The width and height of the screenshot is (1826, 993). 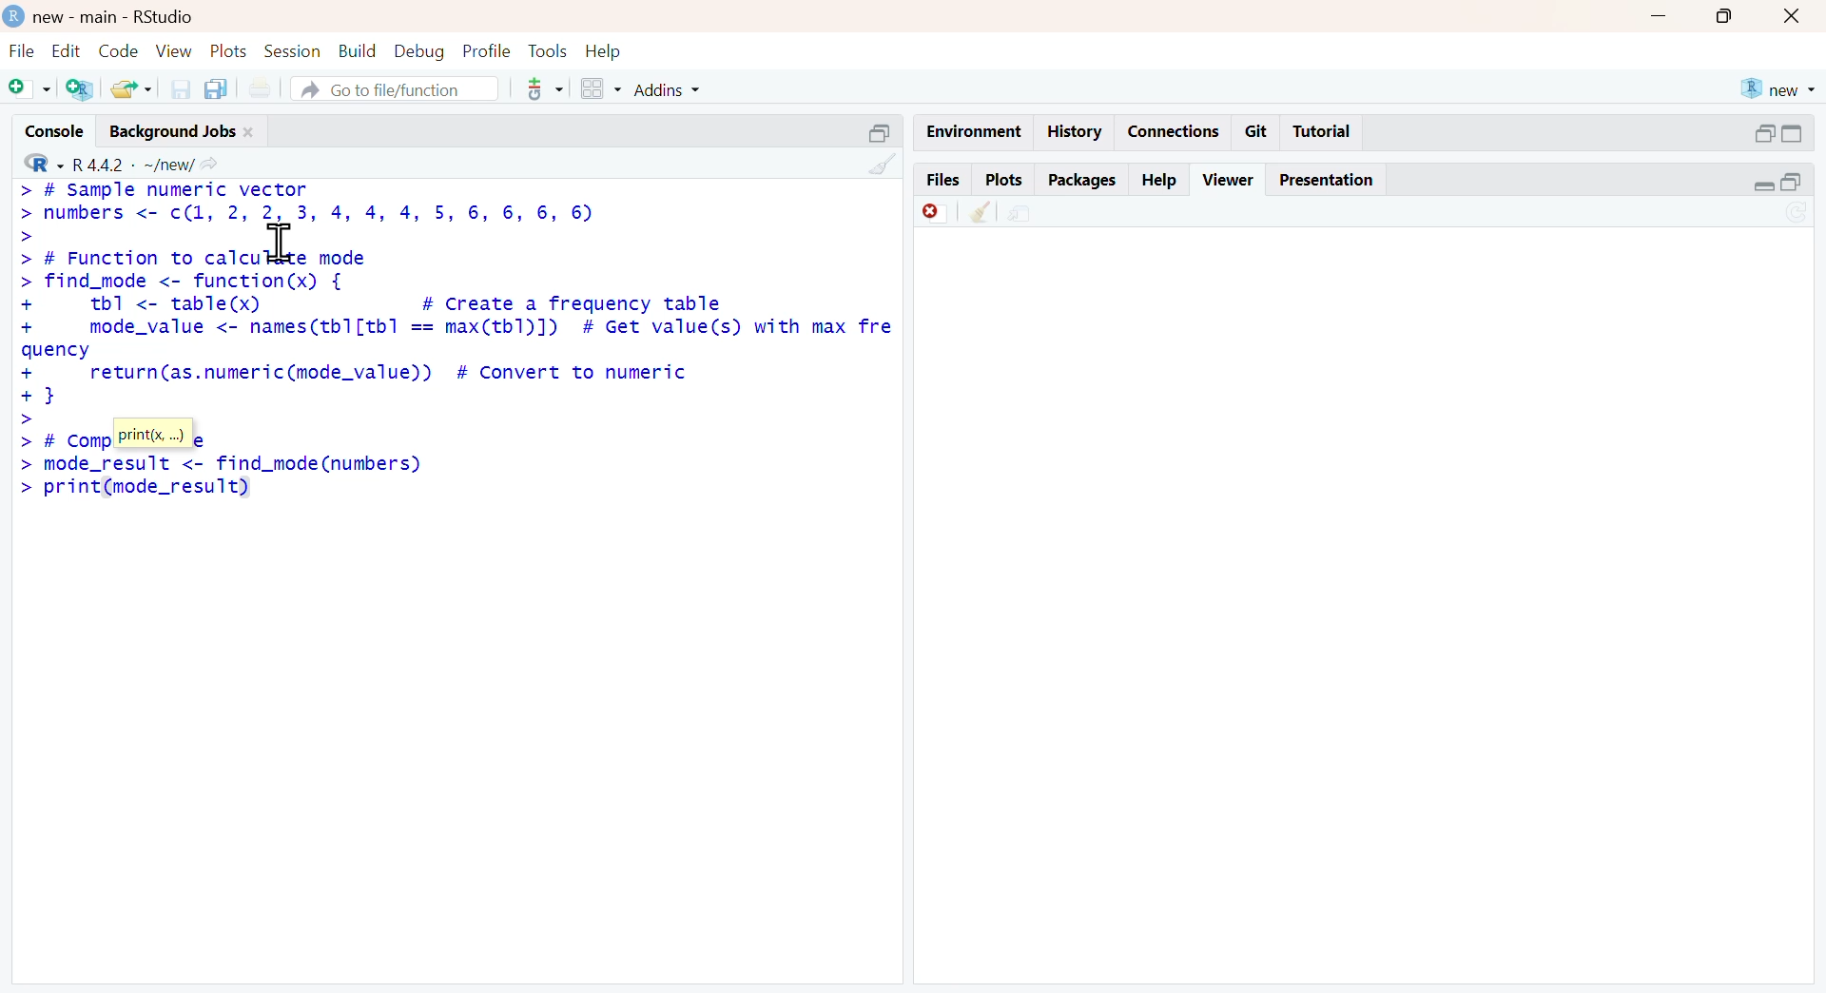 I want to click on print, so click(x=261, y=89).